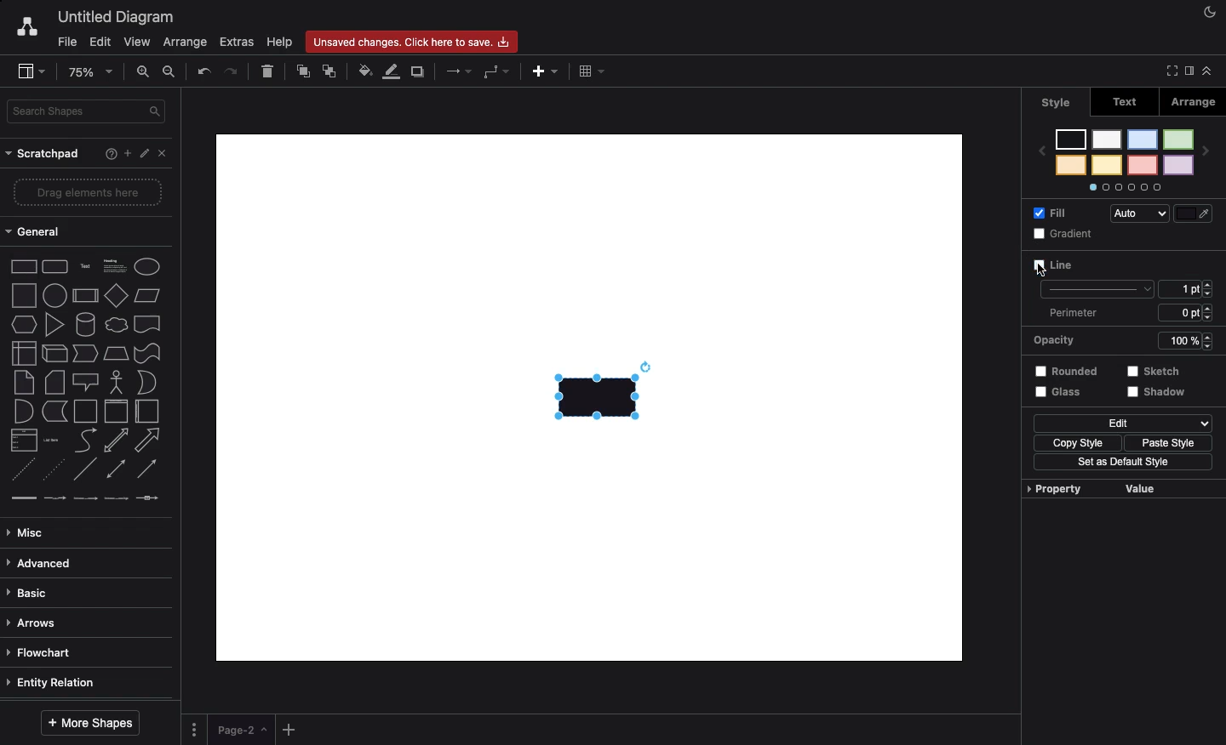  Describe the element at coordinates (1140, 213) in the screenshot. I see `Auto` at that location.